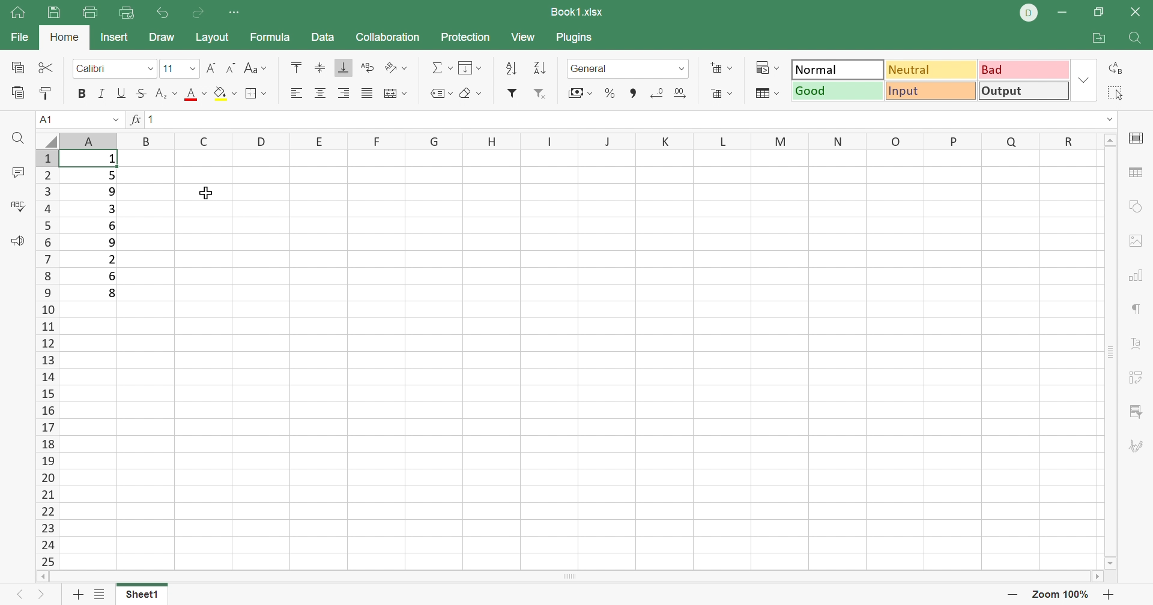 The height and width of the screenshot is (605, 1153). What do you see at coordinates (1138, 449) in the screenshot?
I see `Signature settings` at bounding box center [1138, 449].